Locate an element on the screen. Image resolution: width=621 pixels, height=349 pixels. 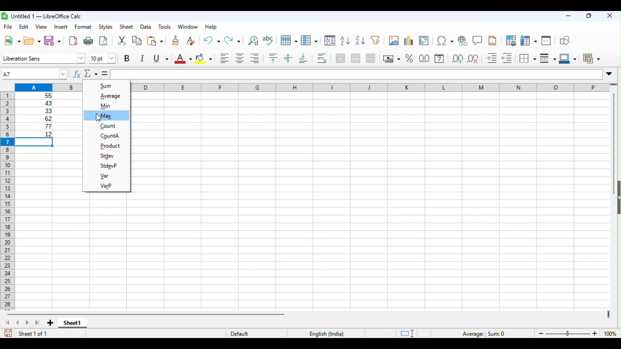
insert is located at coordinates (61, 27).